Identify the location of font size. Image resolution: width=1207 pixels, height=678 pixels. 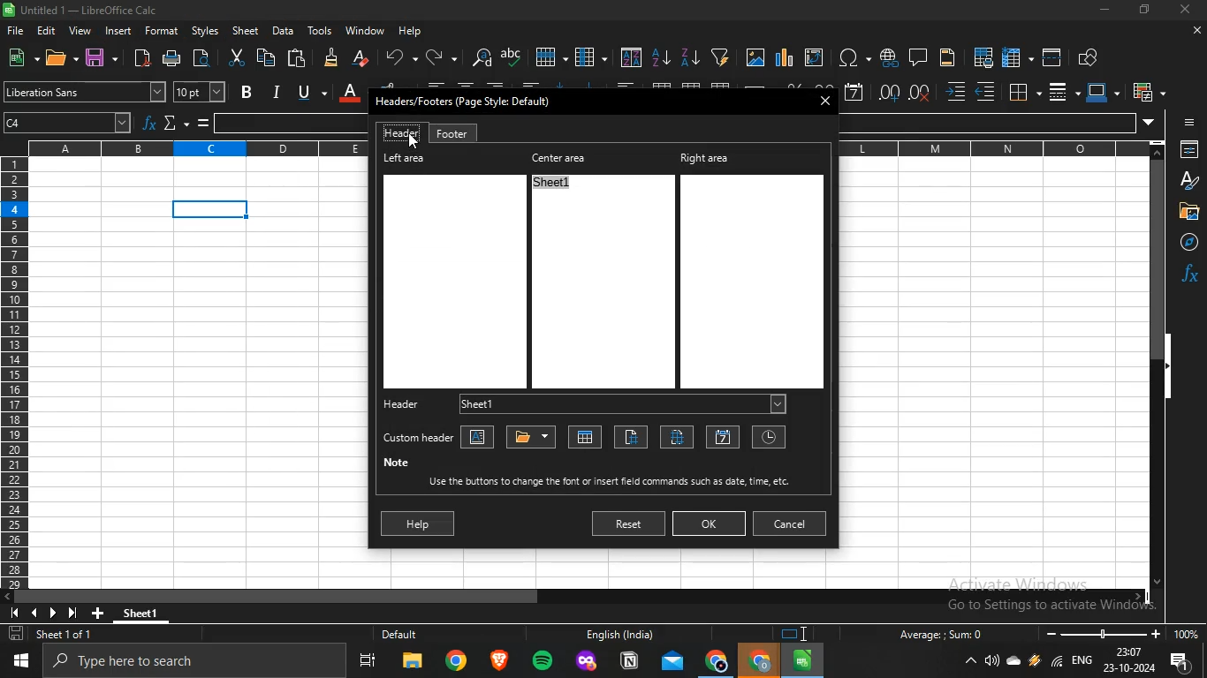
(198, 91).